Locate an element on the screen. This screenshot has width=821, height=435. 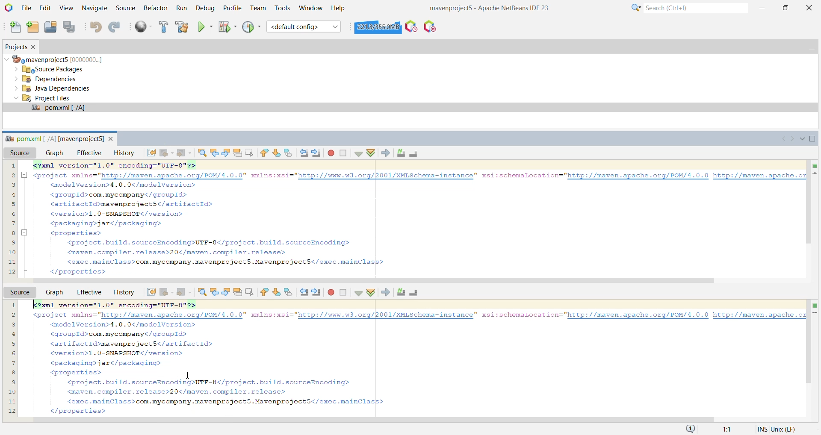
Next bookmark is located at coordinates (277, 153).